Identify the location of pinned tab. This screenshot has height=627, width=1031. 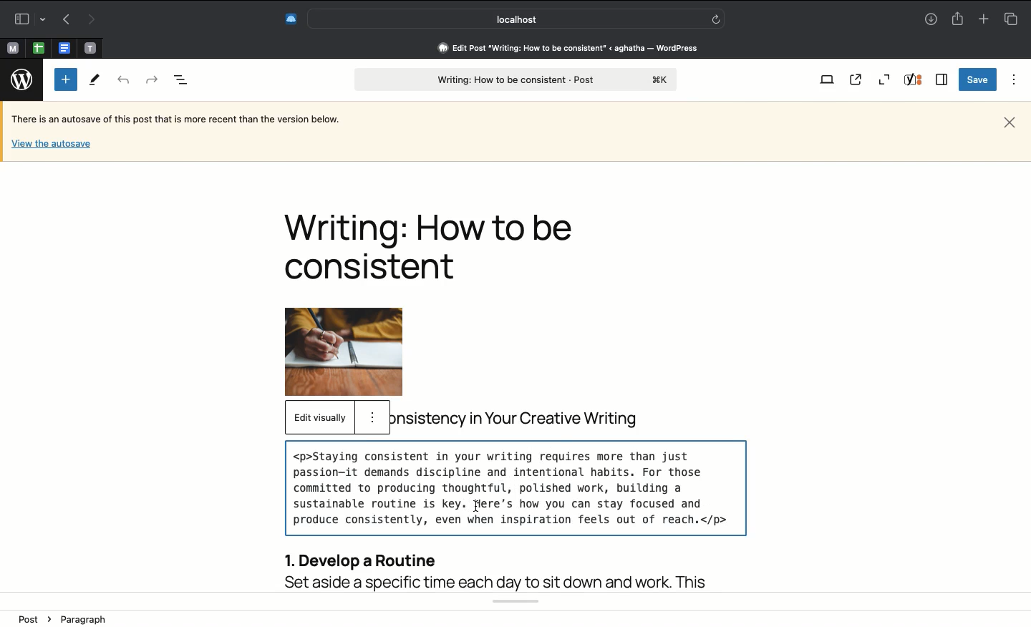
(92, 46).